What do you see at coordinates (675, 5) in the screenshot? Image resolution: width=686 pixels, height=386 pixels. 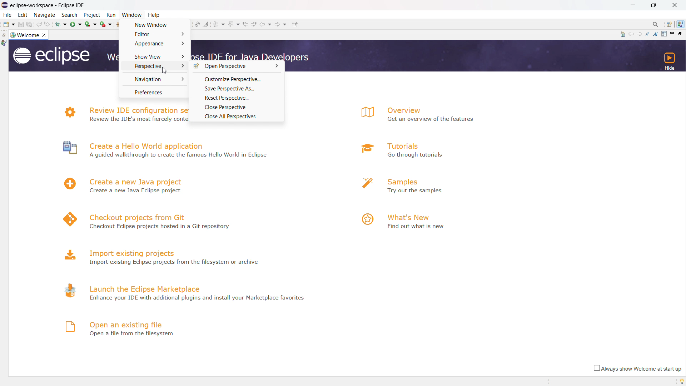 I see `close` at bounding box center [675, 5].